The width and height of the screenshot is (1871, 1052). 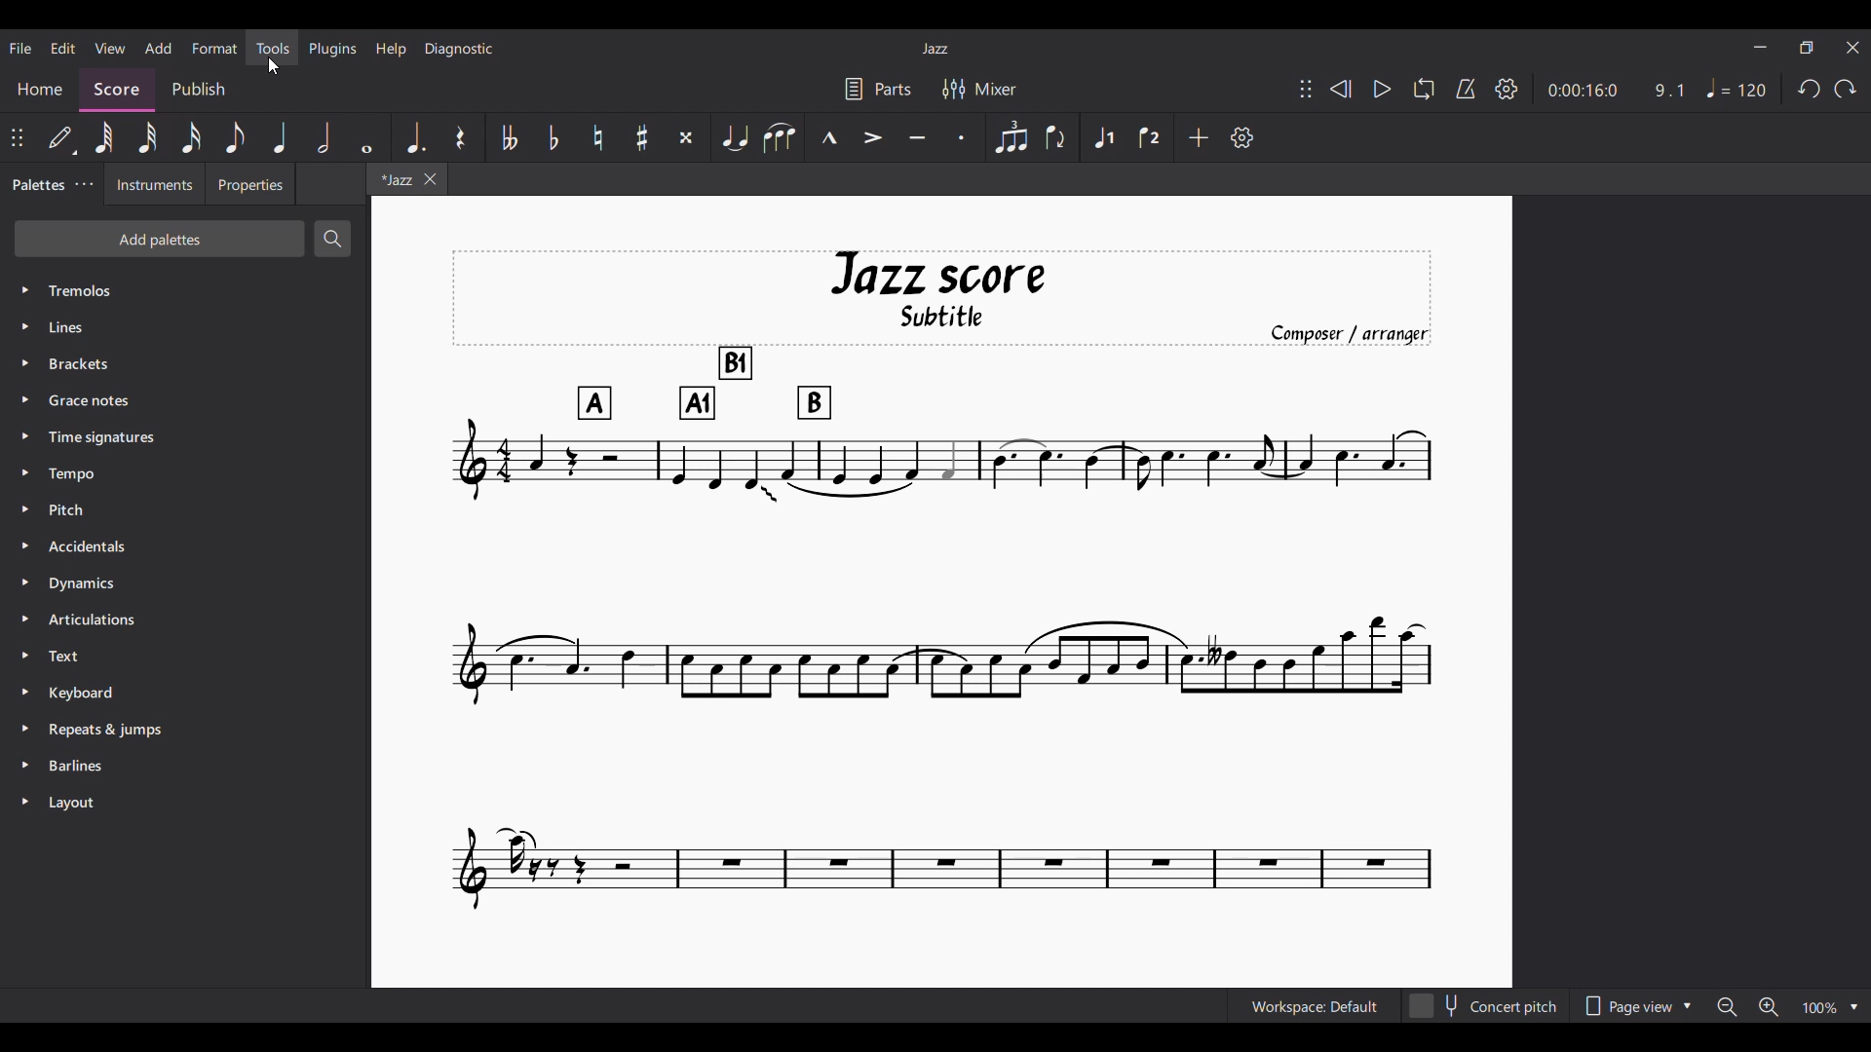 What do you see at coordinates (104, 137) in the screenshot?
I see `64th note` at bounding box center [104, 137].